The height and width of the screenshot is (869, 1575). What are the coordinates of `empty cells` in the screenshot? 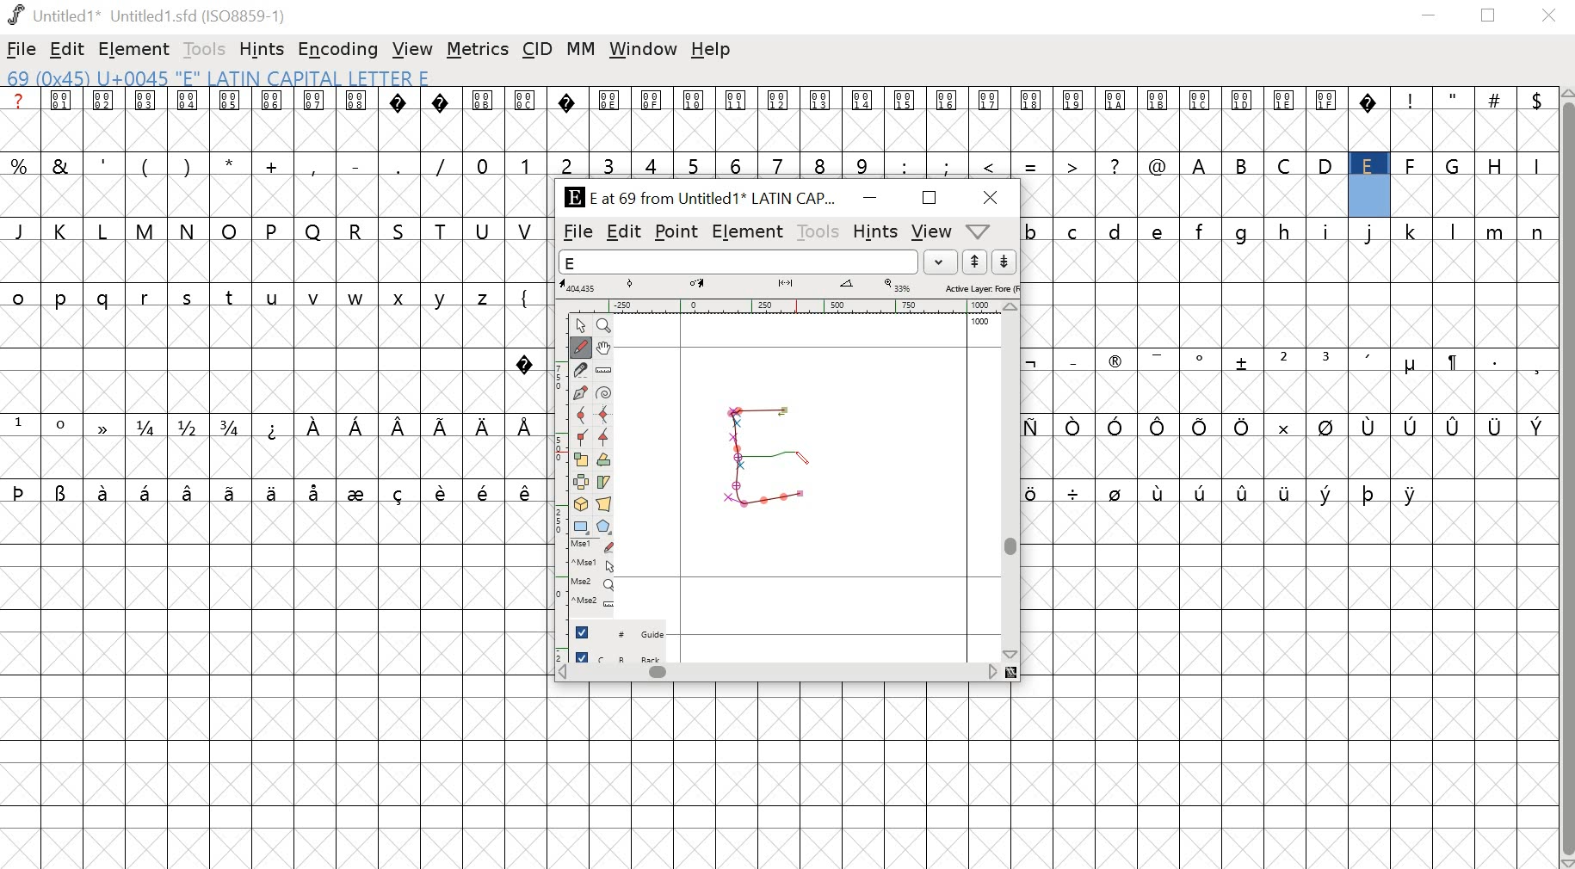 It's located at (1290, 458).